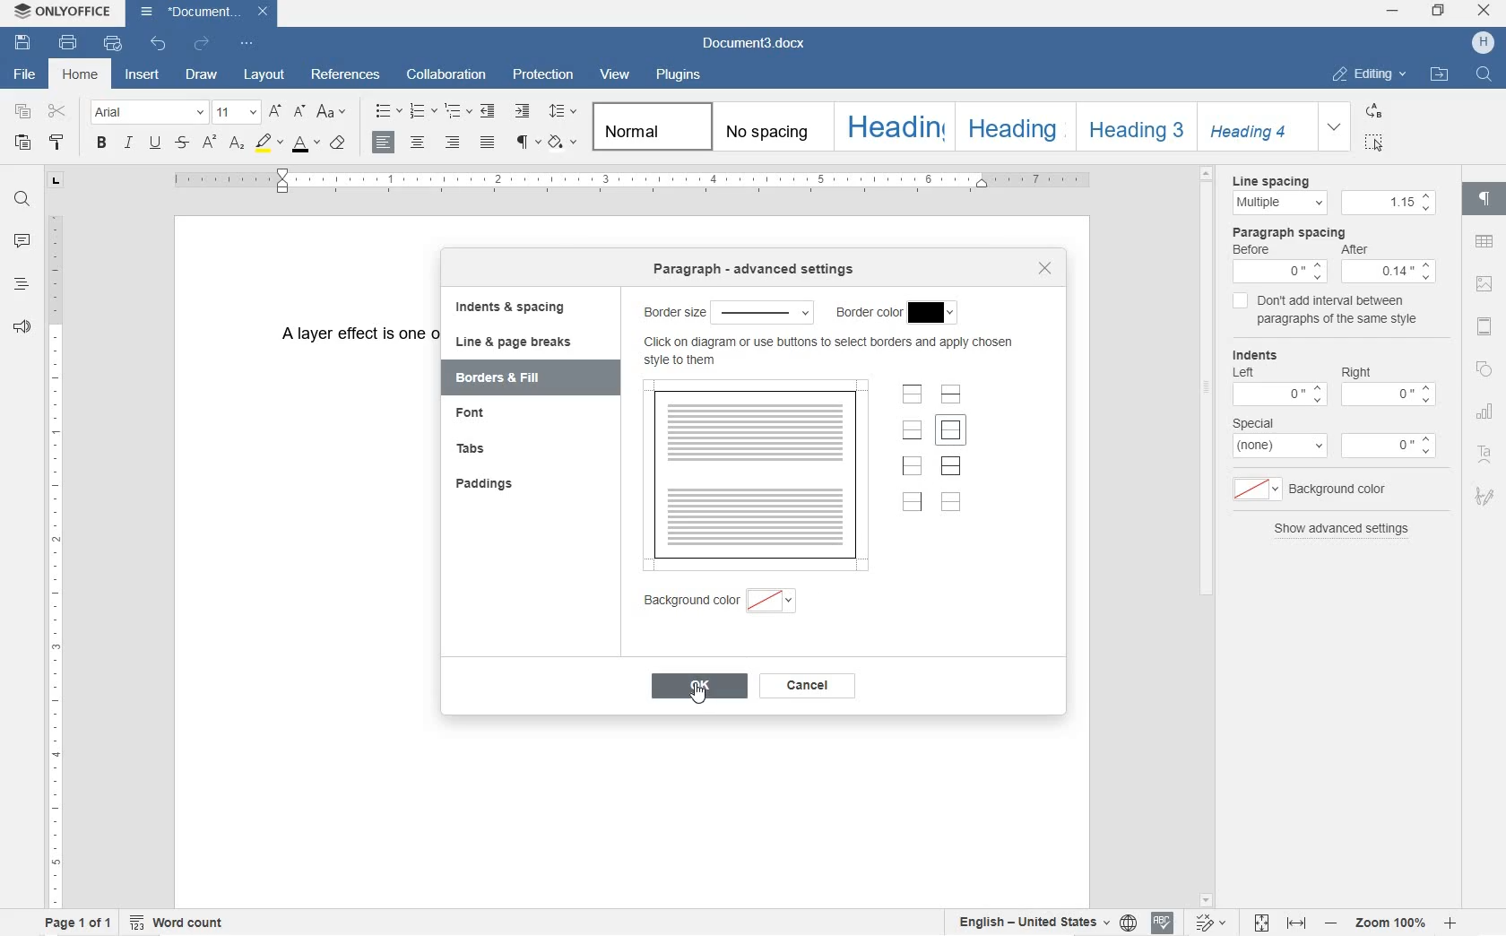 The height and width of the screenshot is (936, 1506). Describe the element at coordinates (333, 112) in the screenshot. I see `CHANGE CASE` at that location.